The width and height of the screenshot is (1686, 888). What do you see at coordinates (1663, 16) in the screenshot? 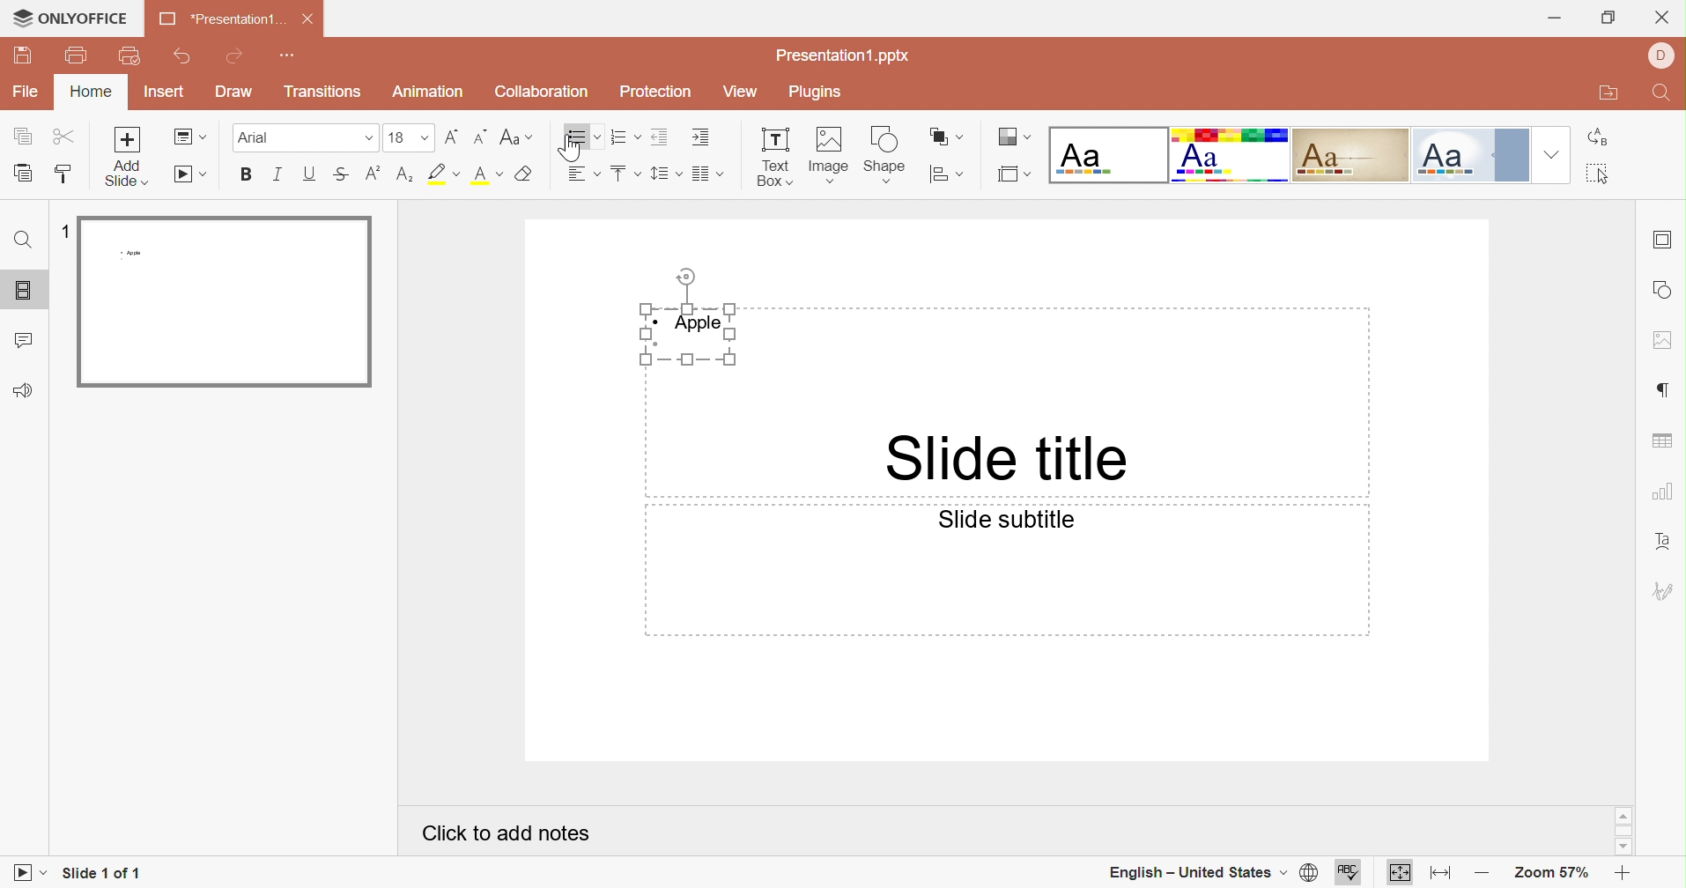
I see `Close` at bounding box center [1663, 16].